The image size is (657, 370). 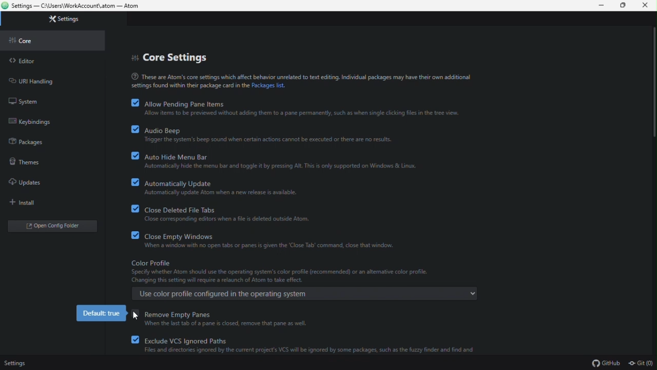 What do you see at coordinates (302, 280) in the screenshot?
I see ` color profile` at bounding box center [302, 280].